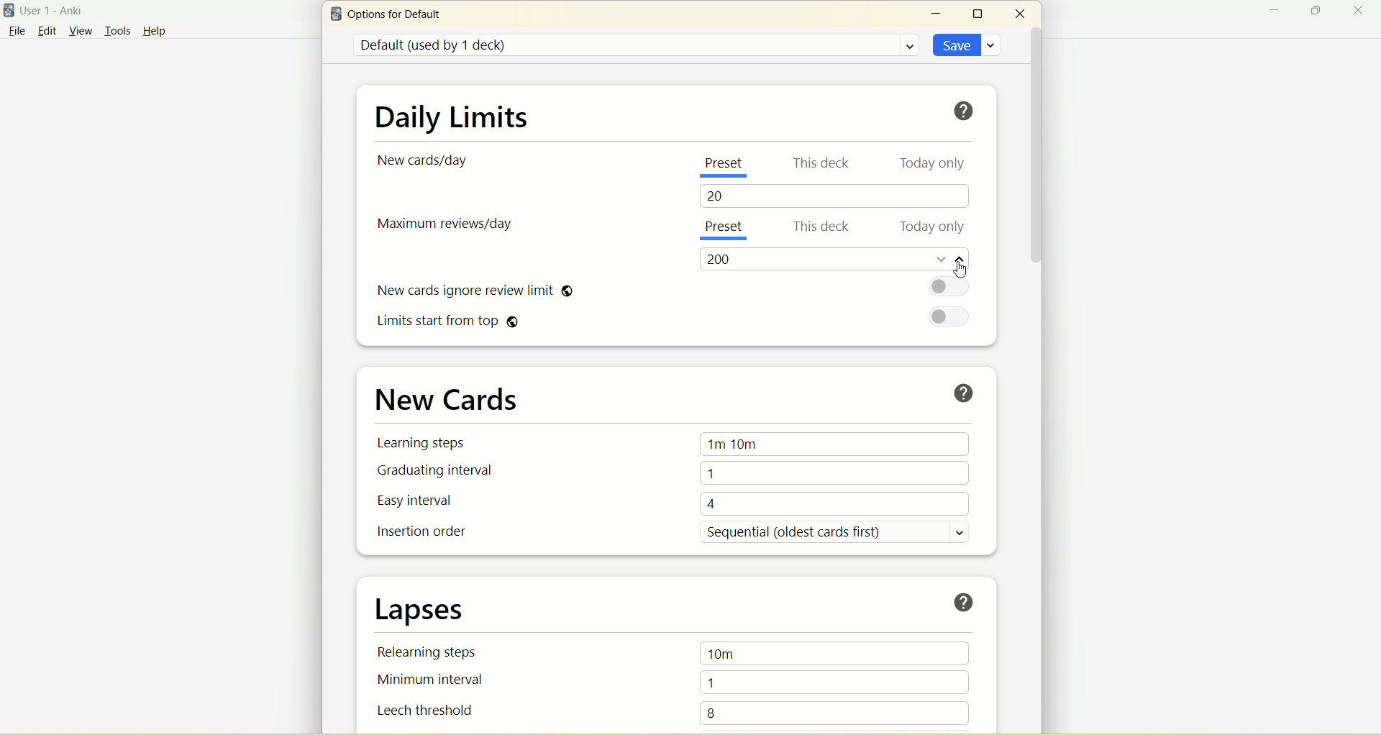 The height and width of the screenshot is (735, 1381). Describe the element at coordinates (81, 32) in the screenshot. I see `view` at that location.